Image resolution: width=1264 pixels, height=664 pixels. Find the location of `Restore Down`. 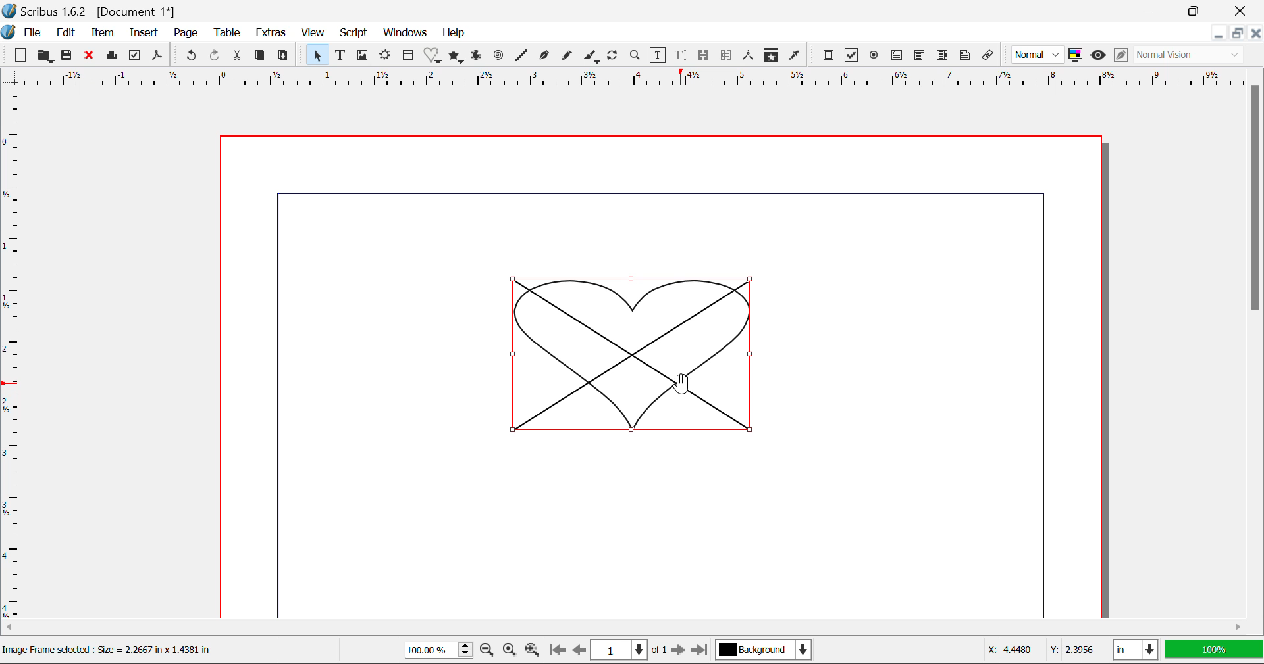

Restore Down is located at coordinates (1152, 10).